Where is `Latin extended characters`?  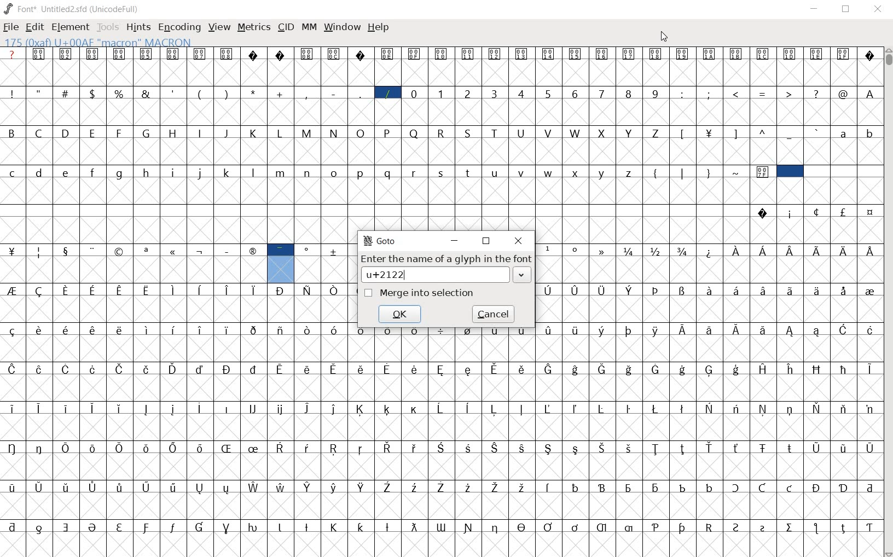
Latin extended characters is located at coordinates (803, 263).